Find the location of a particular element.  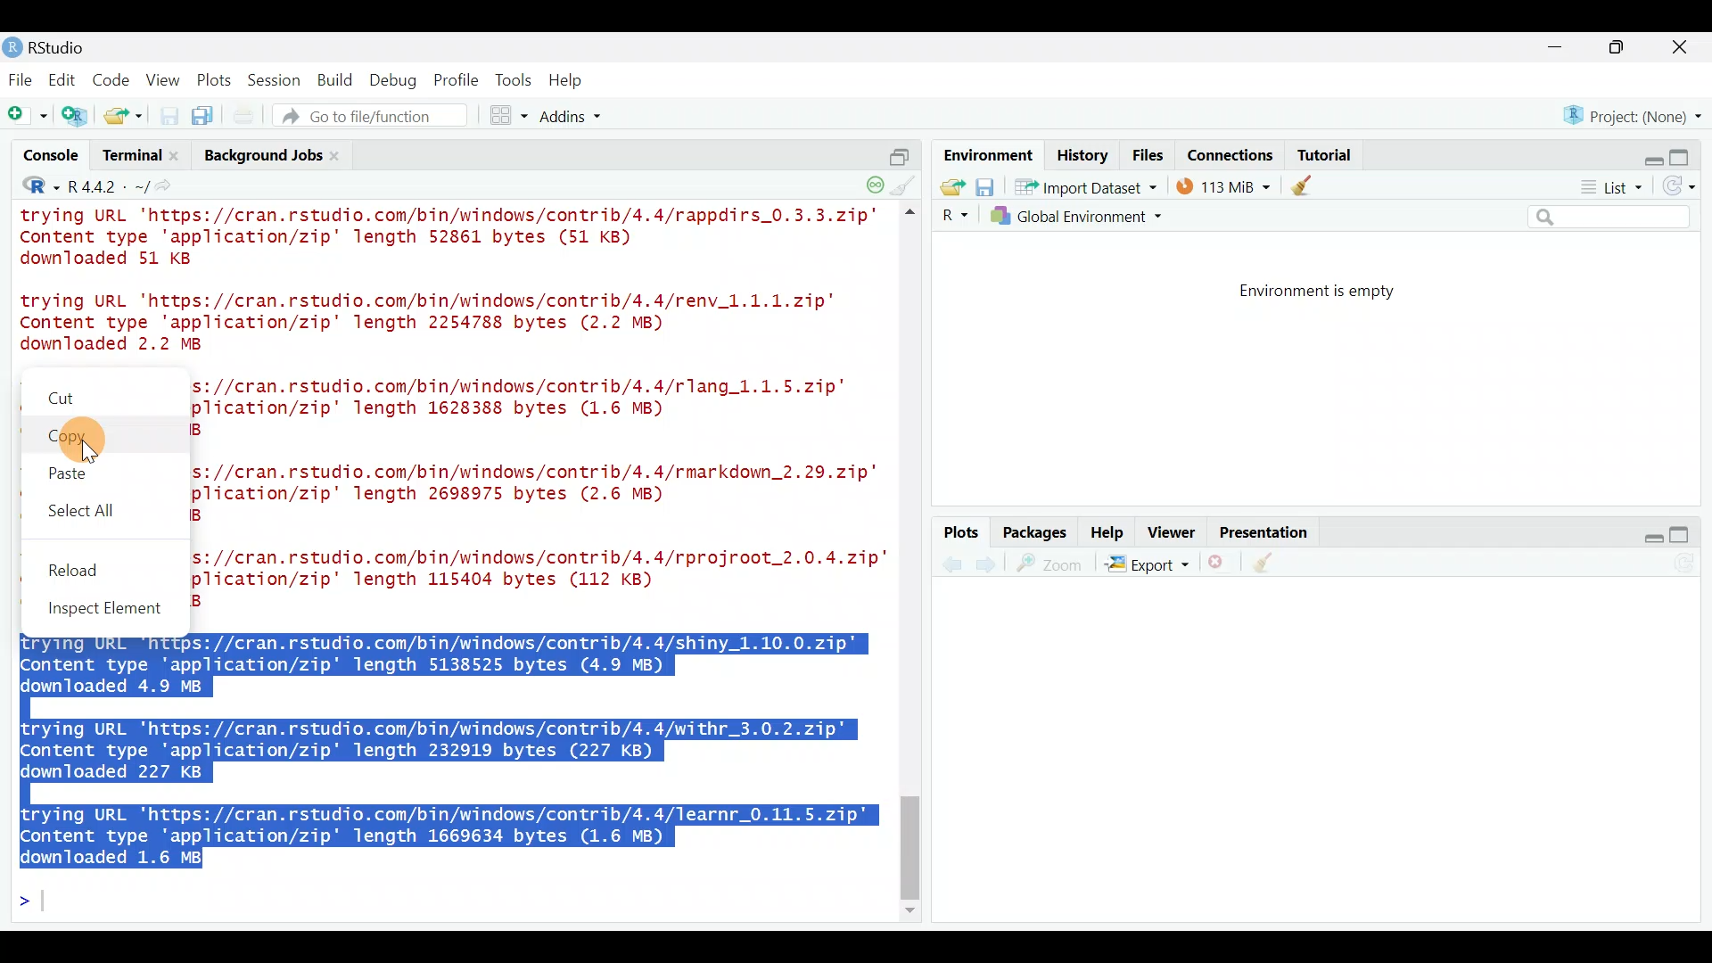

Restore down is located at coordinates (1644, 535).